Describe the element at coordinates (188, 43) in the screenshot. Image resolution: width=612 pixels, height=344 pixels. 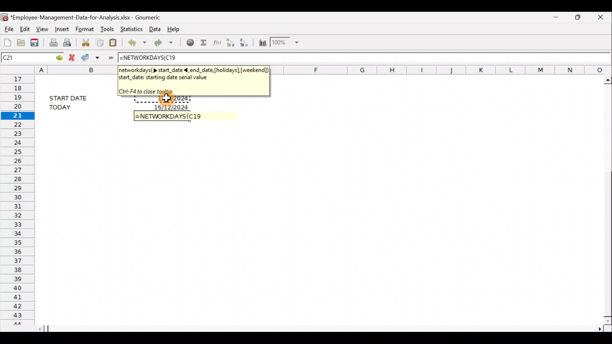
I see `Insert hyperlink` at that location.